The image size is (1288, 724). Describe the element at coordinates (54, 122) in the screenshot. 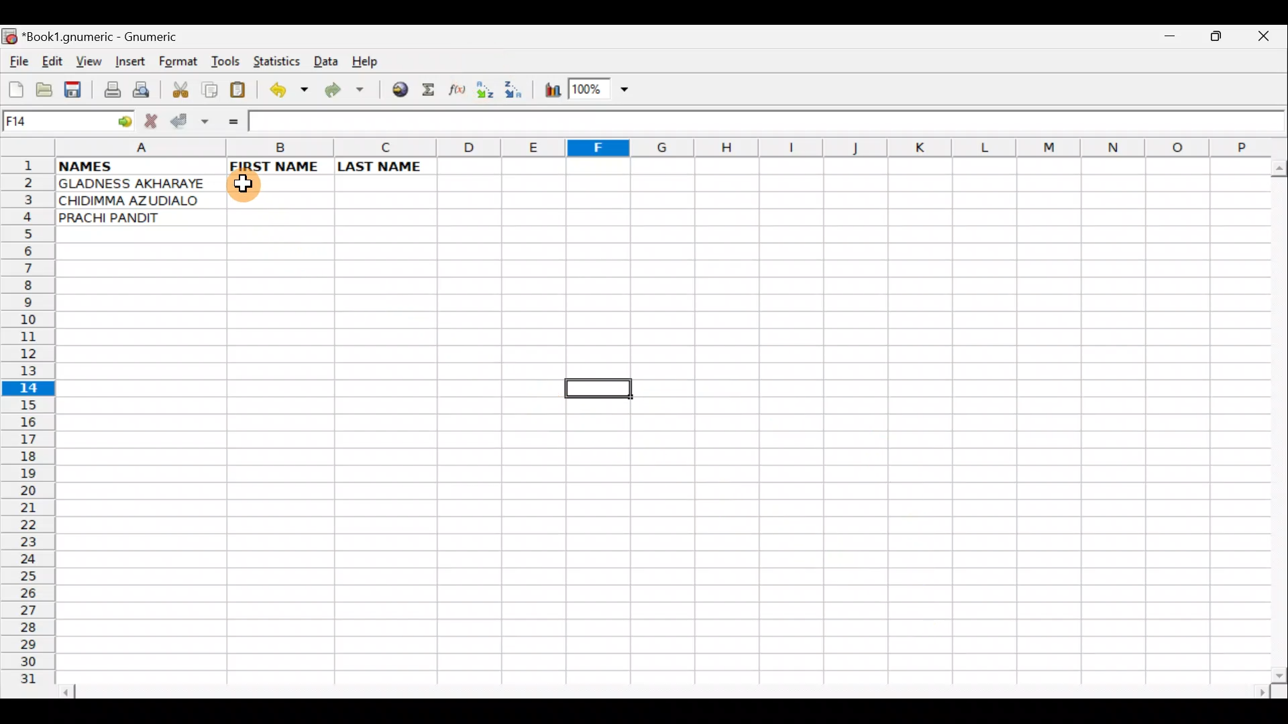

I see `Cell name F14` at that location.